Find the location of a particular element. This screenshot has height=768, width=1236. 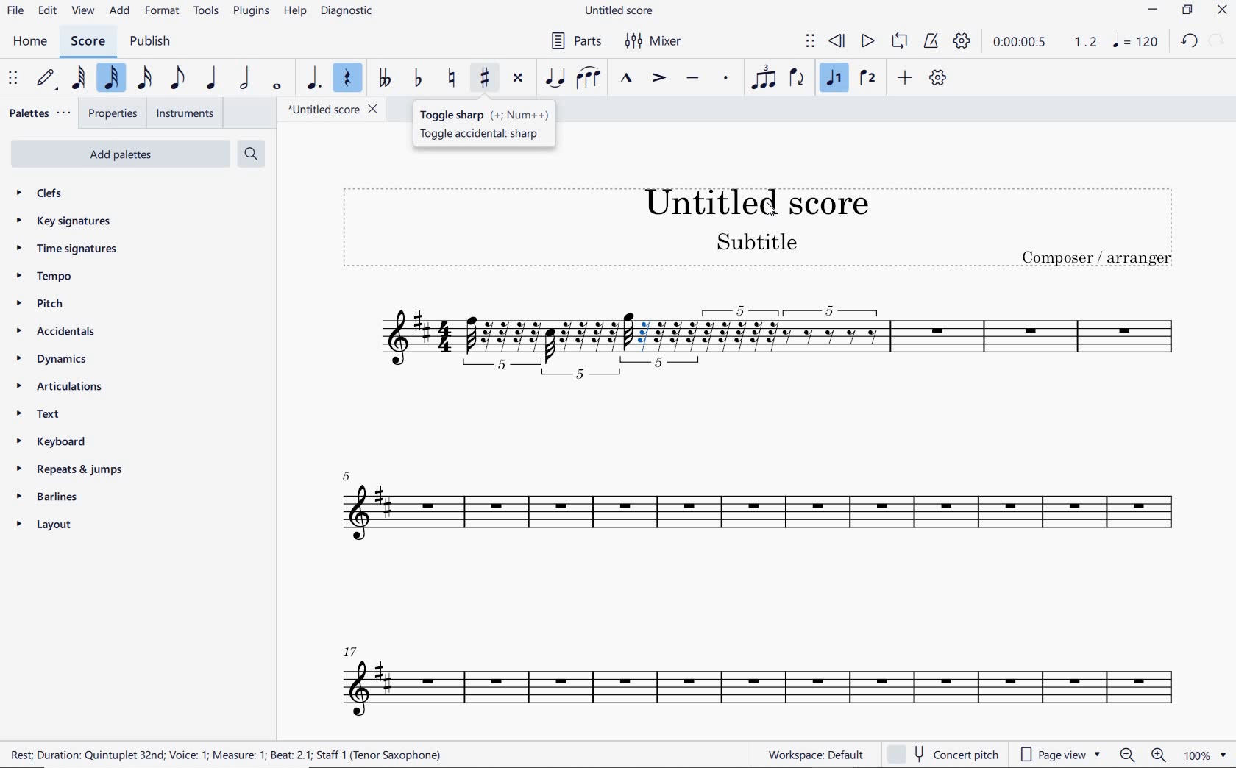

LOOP PLAYBACK is located at coordinates (902, 42).